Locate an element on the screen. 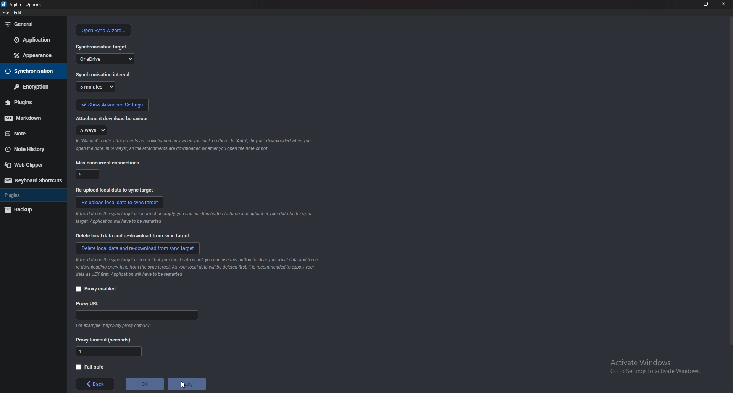 This screenshot has width=733, height=393. sync is located at coordinates (32, 71).